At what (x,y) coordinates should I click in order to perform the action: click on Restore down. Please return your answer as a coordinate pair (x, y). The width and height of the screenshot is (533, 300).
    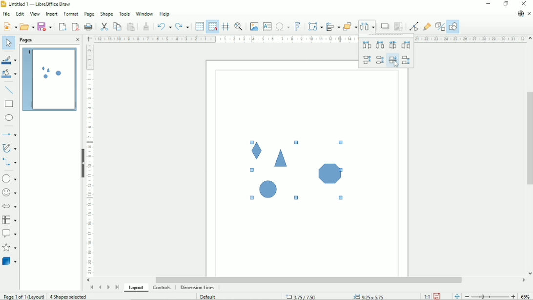
    Looking at the image, I should click on (507, 4).